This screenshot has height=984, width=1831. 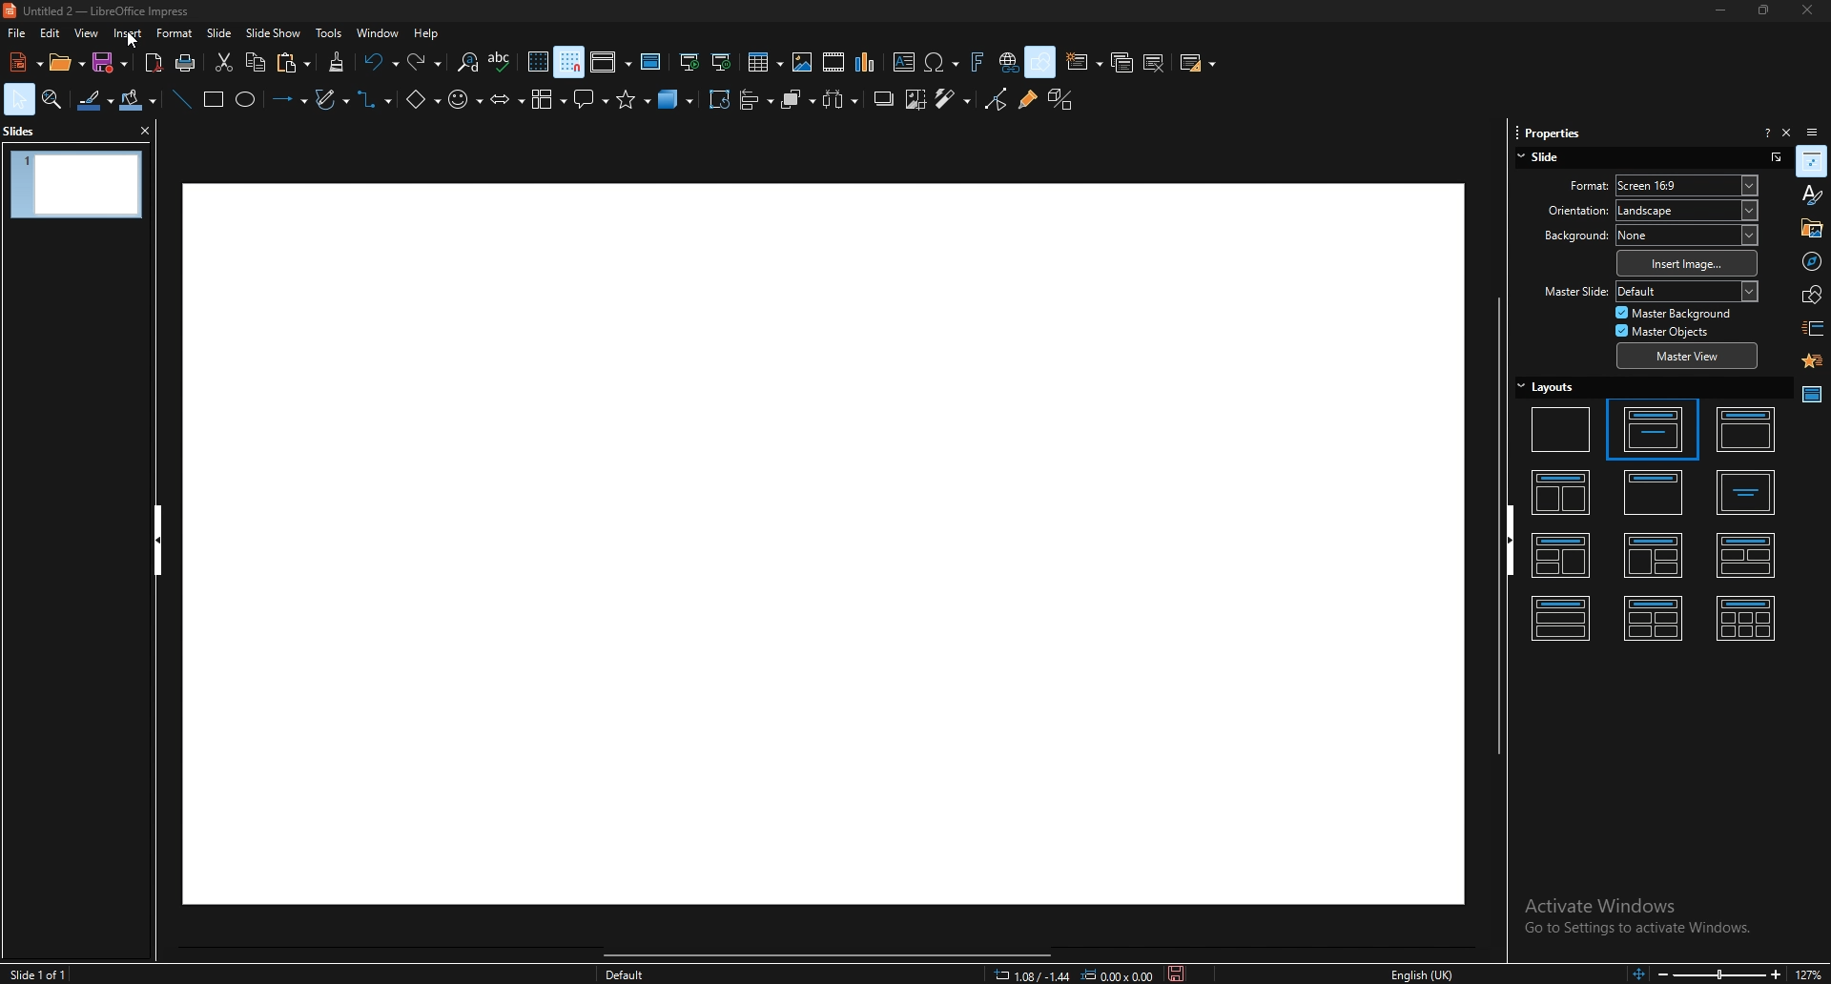 What do you see at coordinates (133, 41) in the screenshot?
I see `cursor` at bounding box center [133, 41].